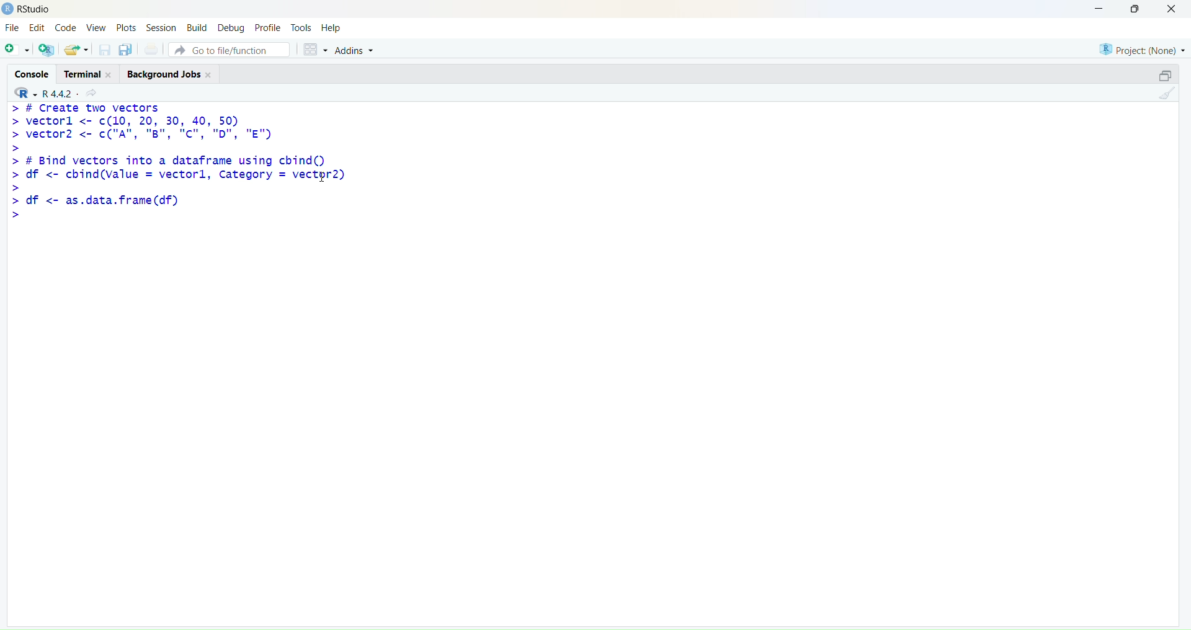 The width and height of the screenshot is (1191, 630). I want to click on New File, so click(17, 50).